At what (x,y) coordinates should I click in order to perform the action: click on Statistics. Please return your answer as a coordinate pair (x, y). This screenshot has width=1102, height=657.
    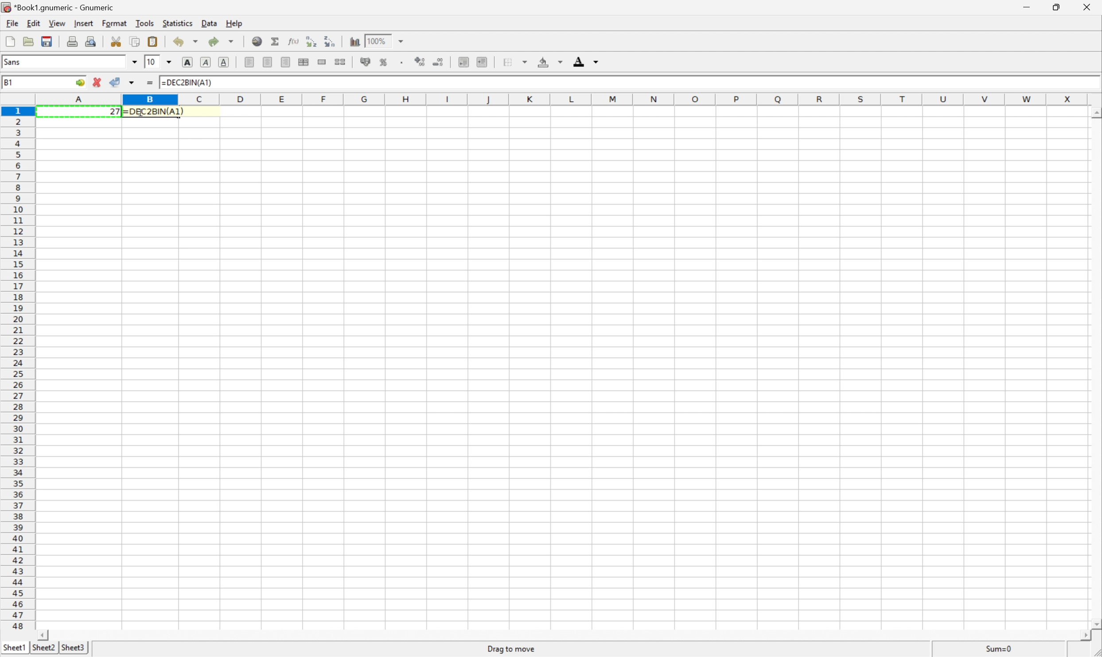
    Looking at the image, I should click on (178, 23).